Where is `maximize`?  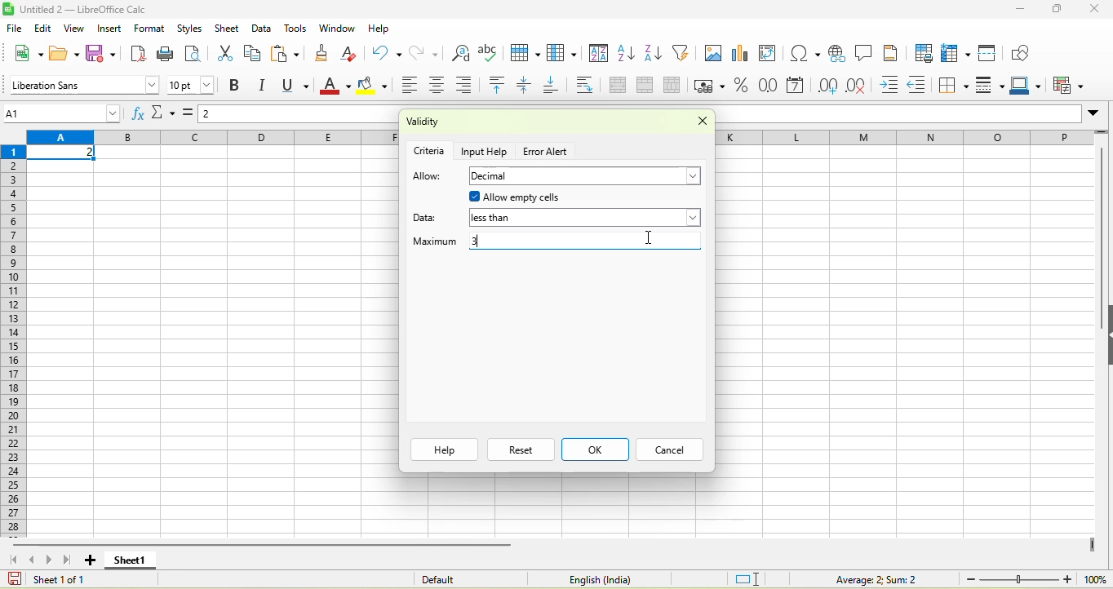 maximize is located at coordinates (1059, 10).